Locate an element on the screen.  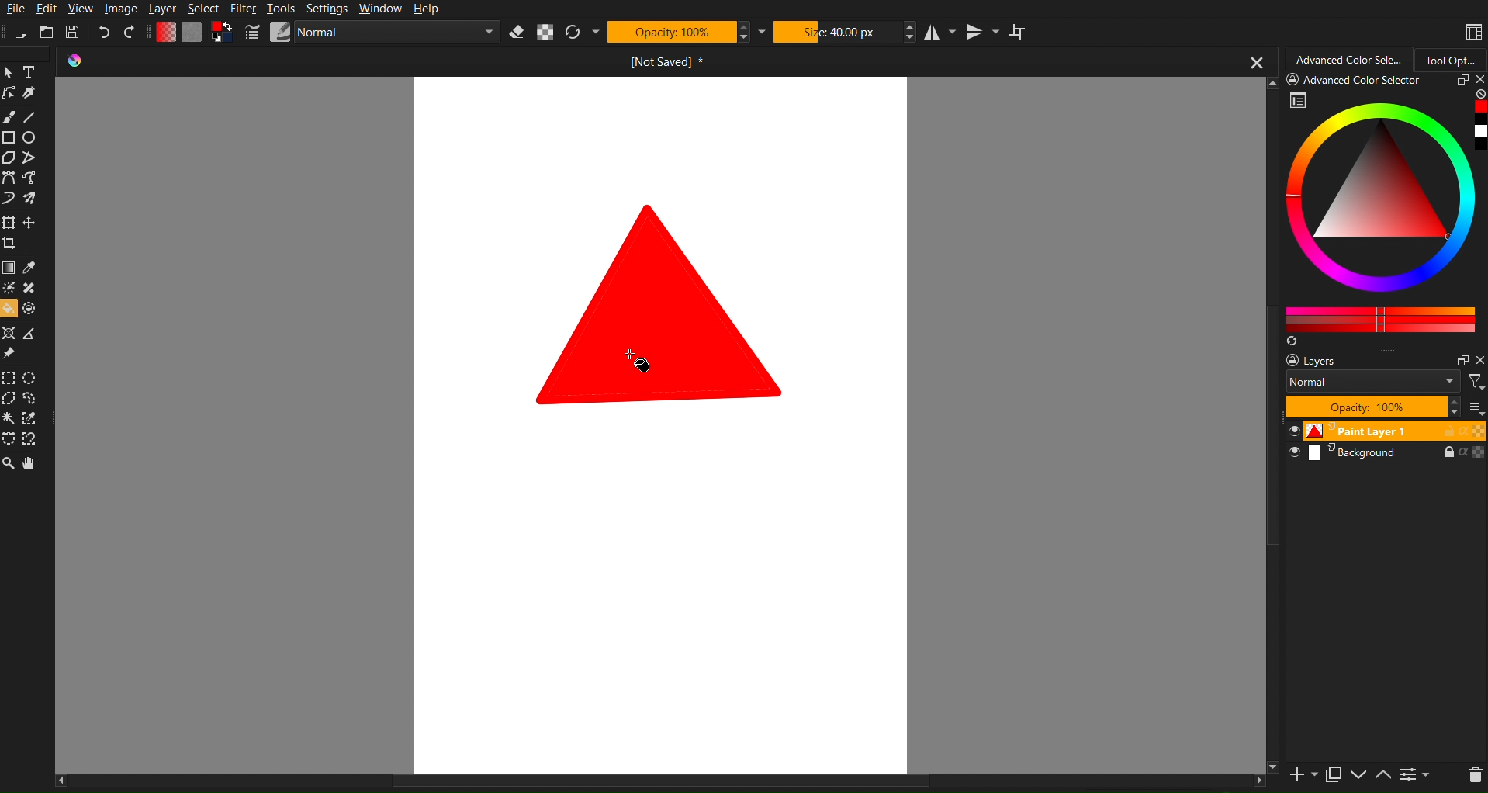
scroll bar is located at coordinates (1267, 425).